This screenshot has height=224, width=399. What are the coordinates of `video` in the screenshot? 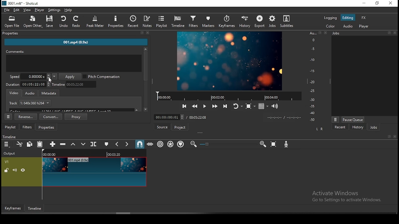 It's located at (14, 93).